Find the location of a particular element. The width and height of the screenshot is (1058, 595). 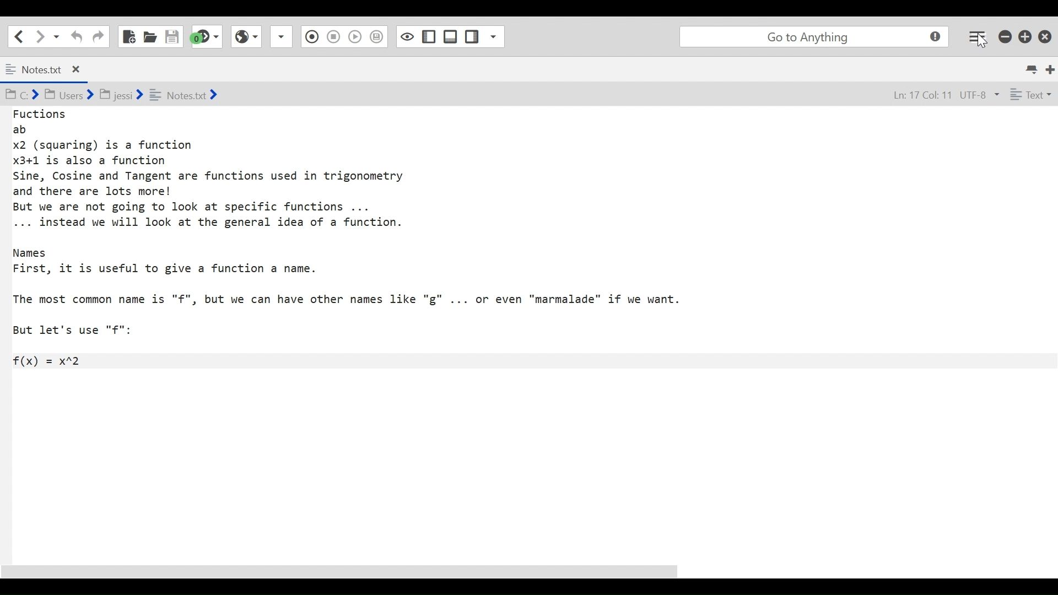

New Tab is located at coordinates (1051, 68).